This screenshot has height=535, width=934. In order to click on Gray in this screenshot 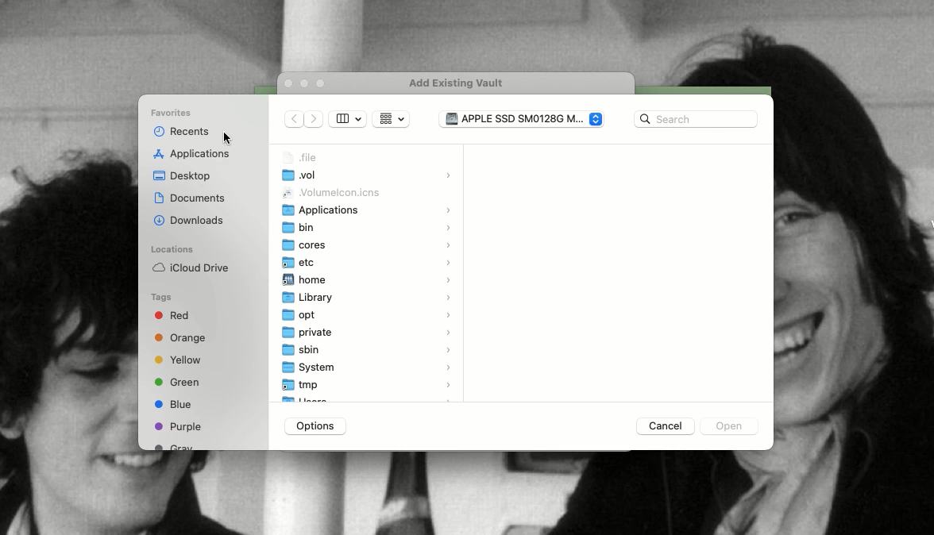, I will do `click(176, 446)`.